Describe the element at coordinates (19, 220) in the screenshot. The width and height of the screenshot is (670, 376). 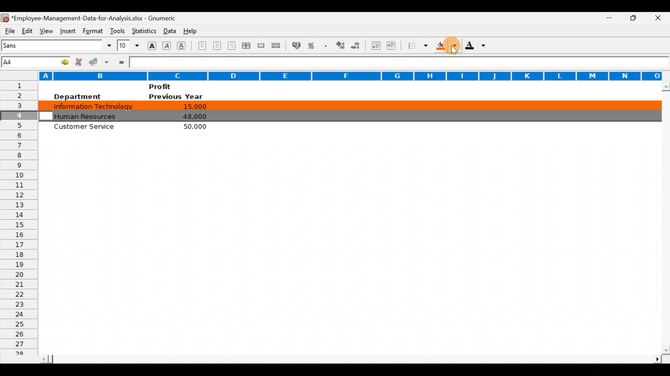
I see `Rows` at that location.